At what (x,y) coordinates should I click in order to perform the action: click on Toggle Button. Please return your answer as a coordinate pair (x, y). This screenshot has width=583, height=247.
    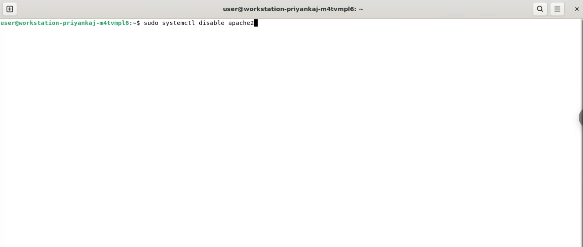
    Looking at the image, I should click on (579, 121).